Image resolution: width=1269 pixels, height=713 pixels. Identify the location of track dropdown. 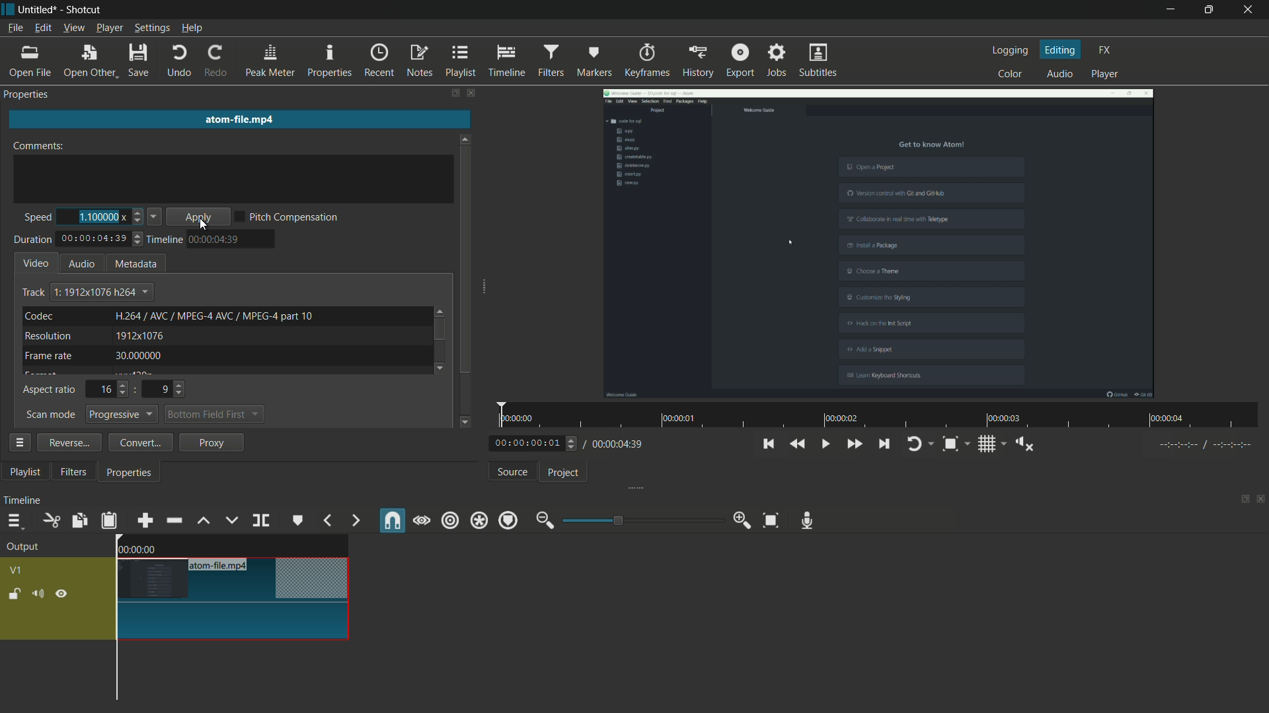
(101, 292).